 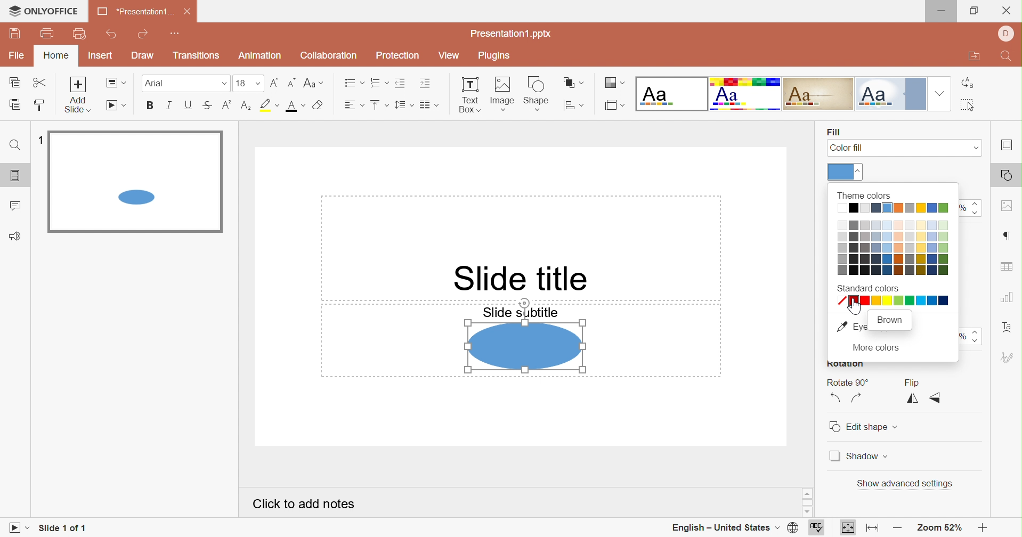 What do you see at coordinates (981, 529) in the screenshot?
I see `Zoom in` at bounding box center [981, 529].